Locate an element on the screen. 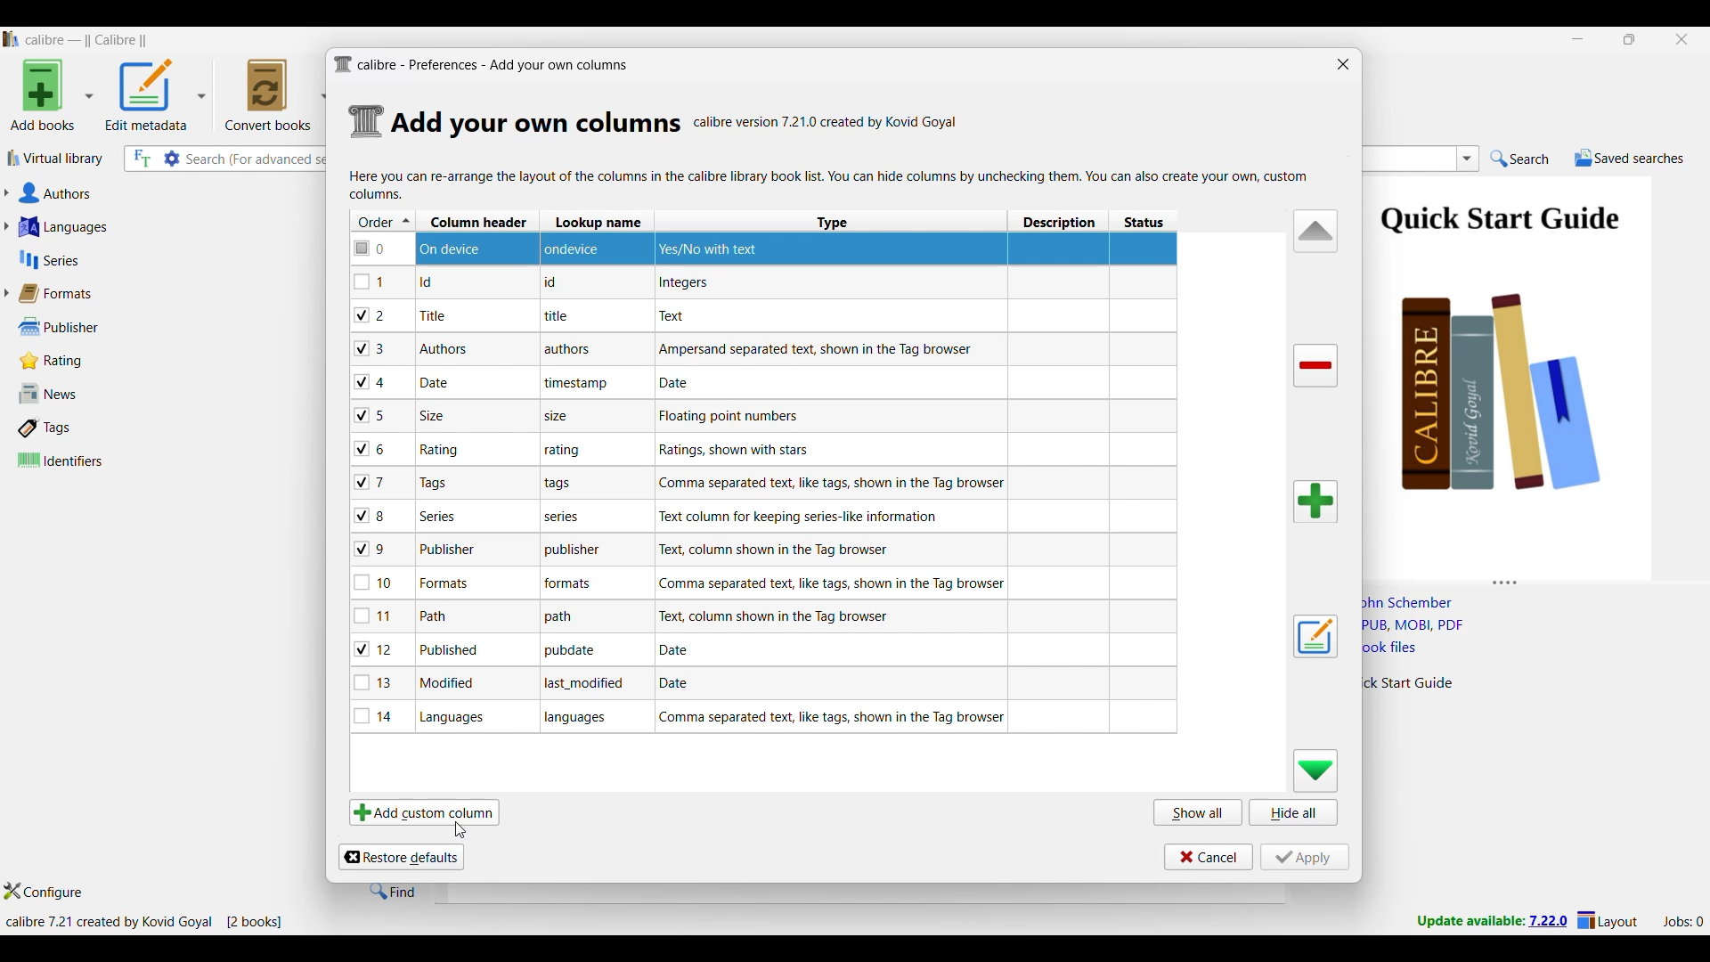  Saved searches is located at coordinates (1629, 158).